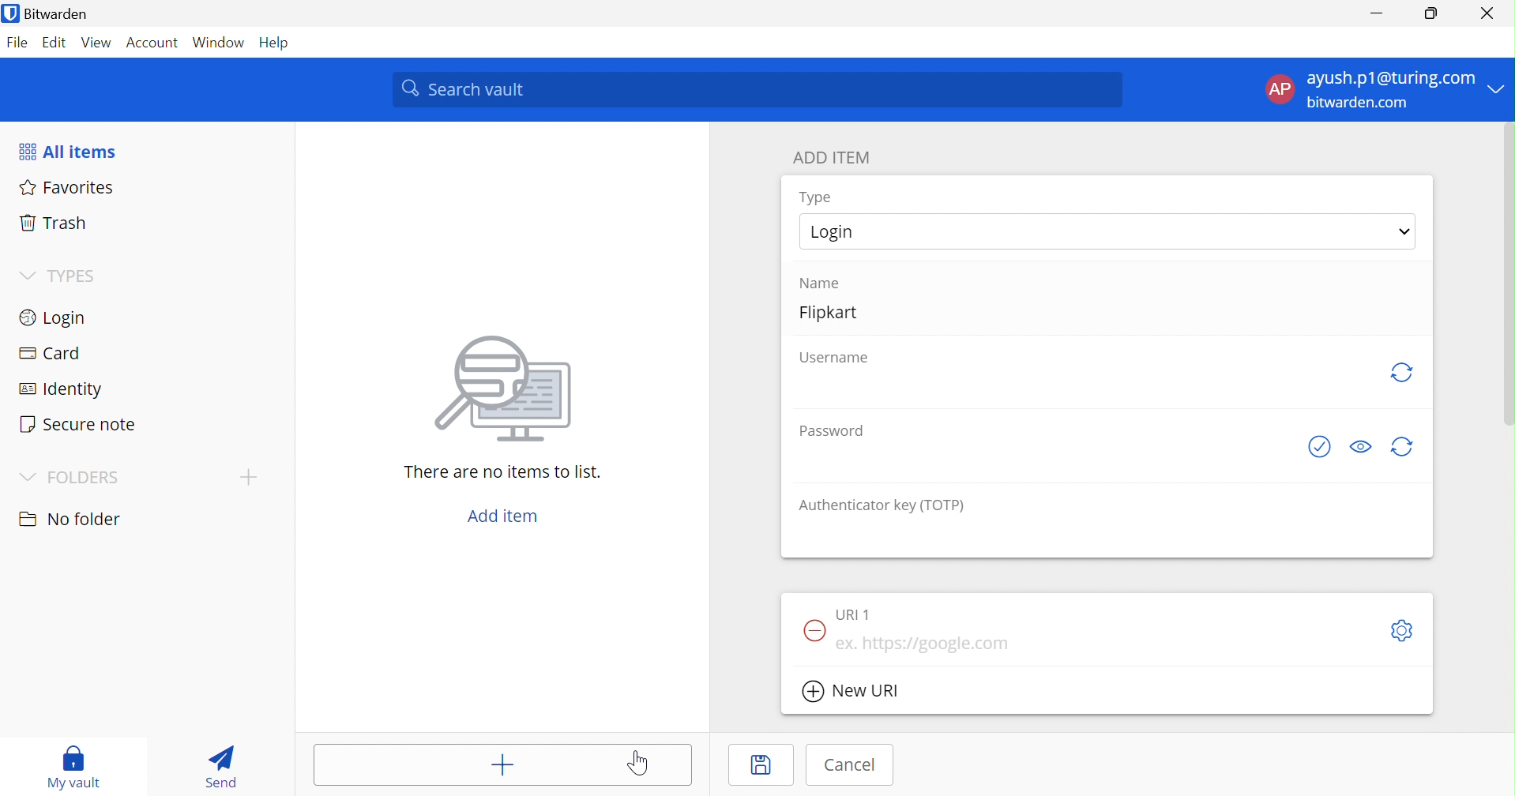 The height and width of the screenshot is (796, 1515). What do you see at coordinates (51, 42) in the screenshot?
I see `Edit` at bounding box center [51, 42].